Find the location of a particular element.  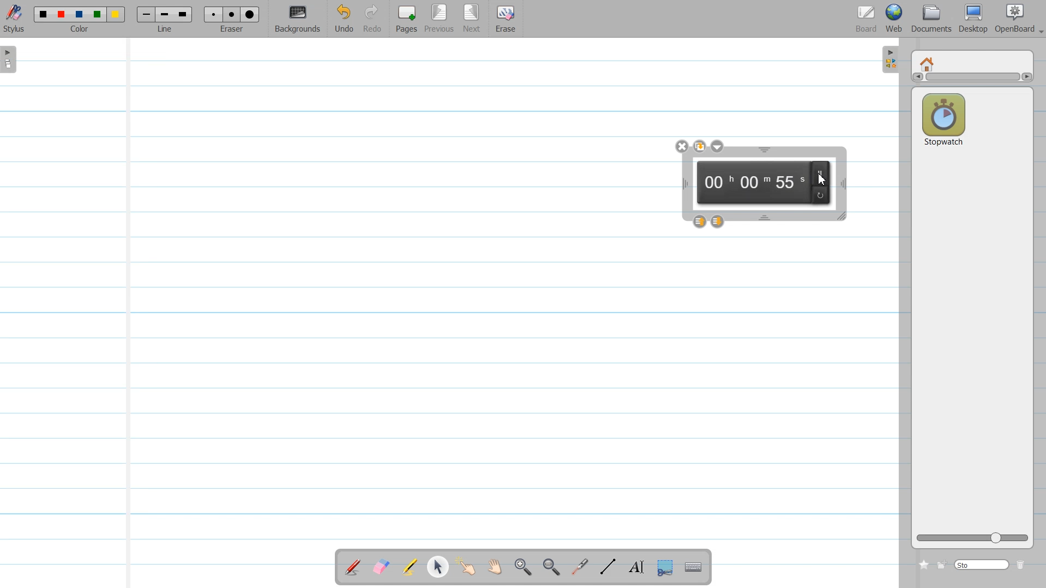

Cursor is located at coordinates (821, 179).